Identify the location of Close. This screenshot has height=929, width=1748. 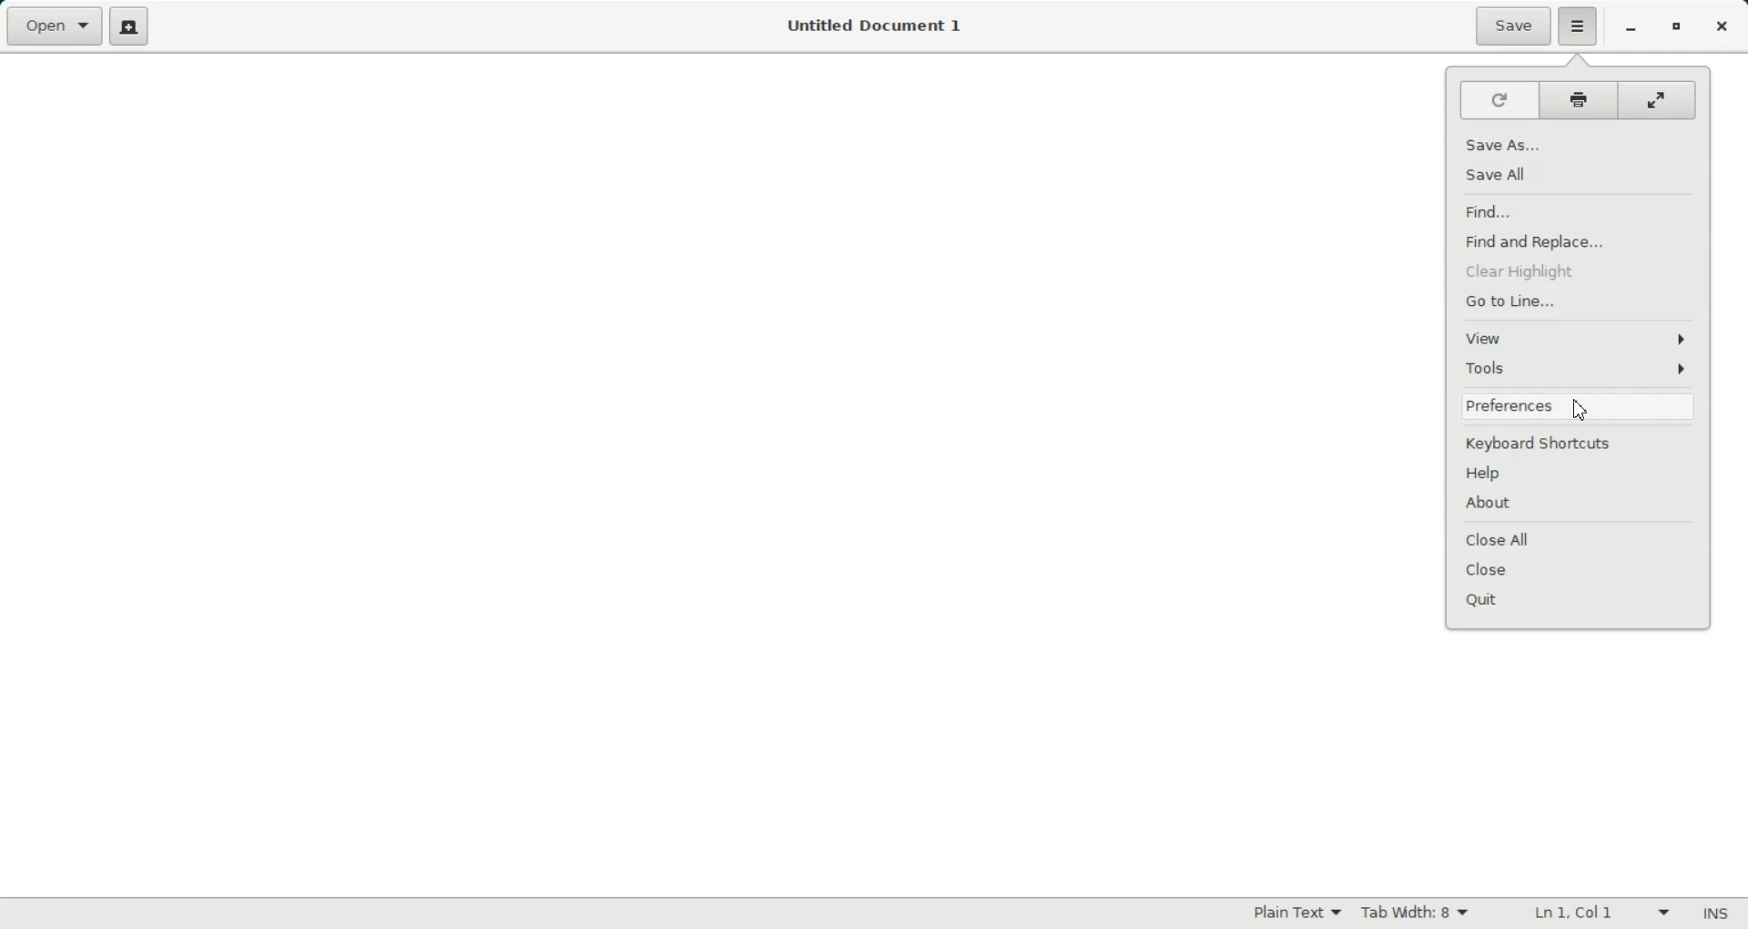
(1720, 26).